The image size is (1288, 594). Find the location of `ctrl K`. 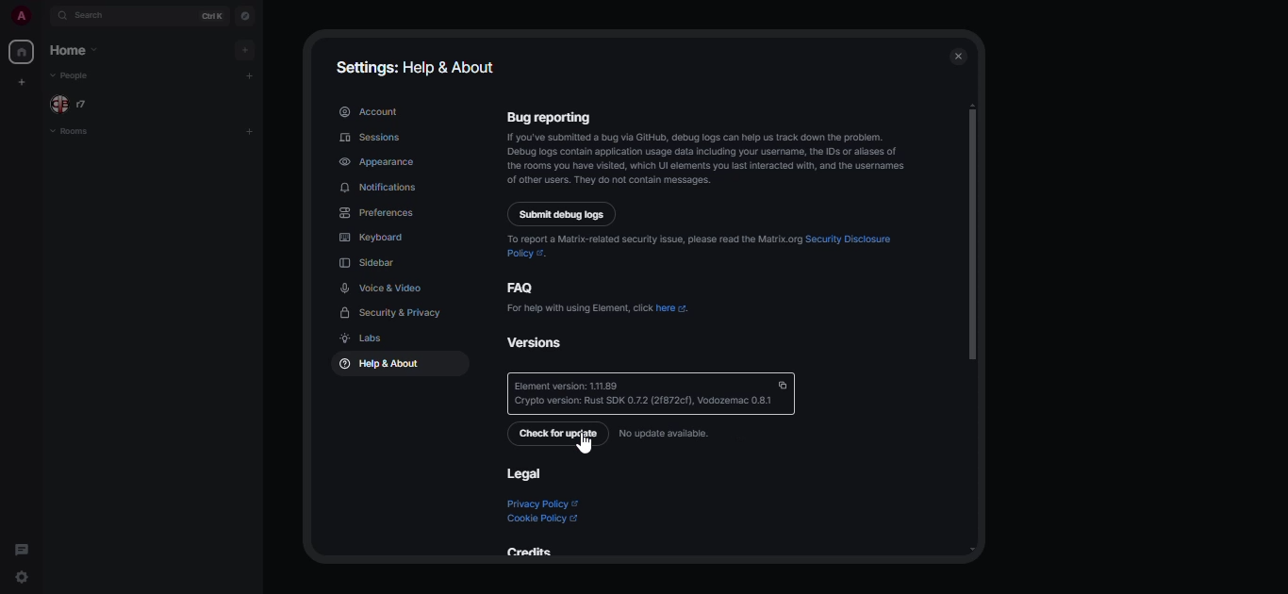

ctrl K is located at coordinates (211, 14).